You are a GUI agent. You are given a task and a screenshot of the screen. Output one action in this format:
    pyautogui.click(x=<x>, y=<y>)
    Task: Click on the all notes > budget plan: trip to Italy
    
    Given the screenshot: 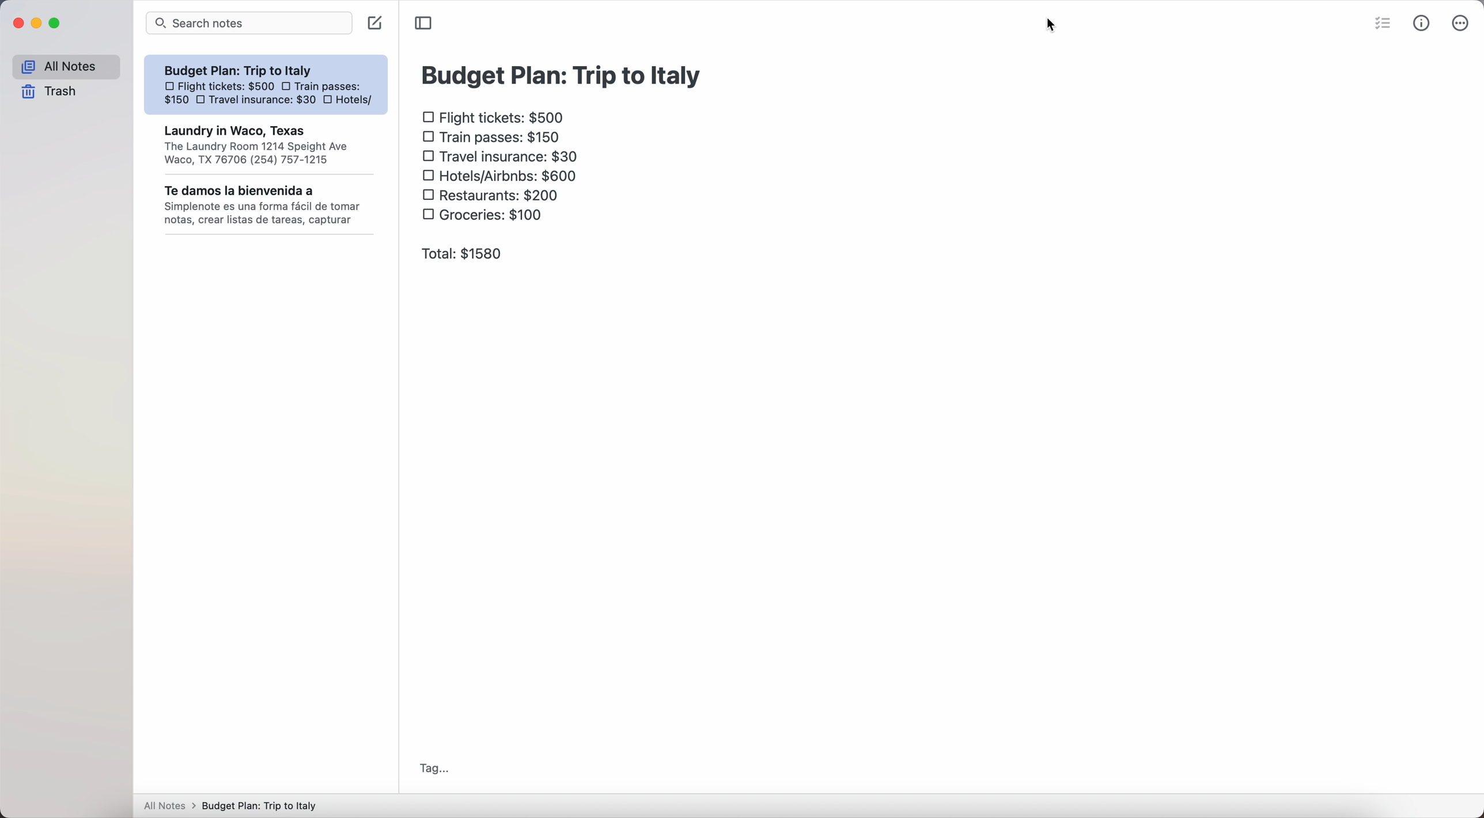 What is the action you would take?
    pyautogui.click(x=229, y=805)
    